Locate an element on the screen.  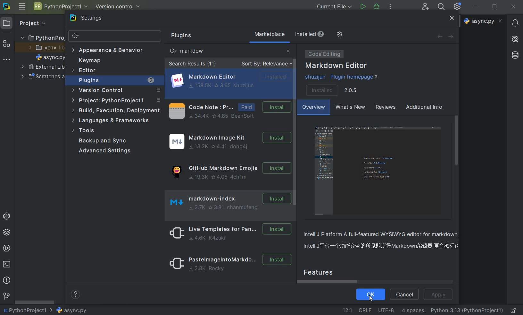
line separtor is located at coordinates (364, 310).